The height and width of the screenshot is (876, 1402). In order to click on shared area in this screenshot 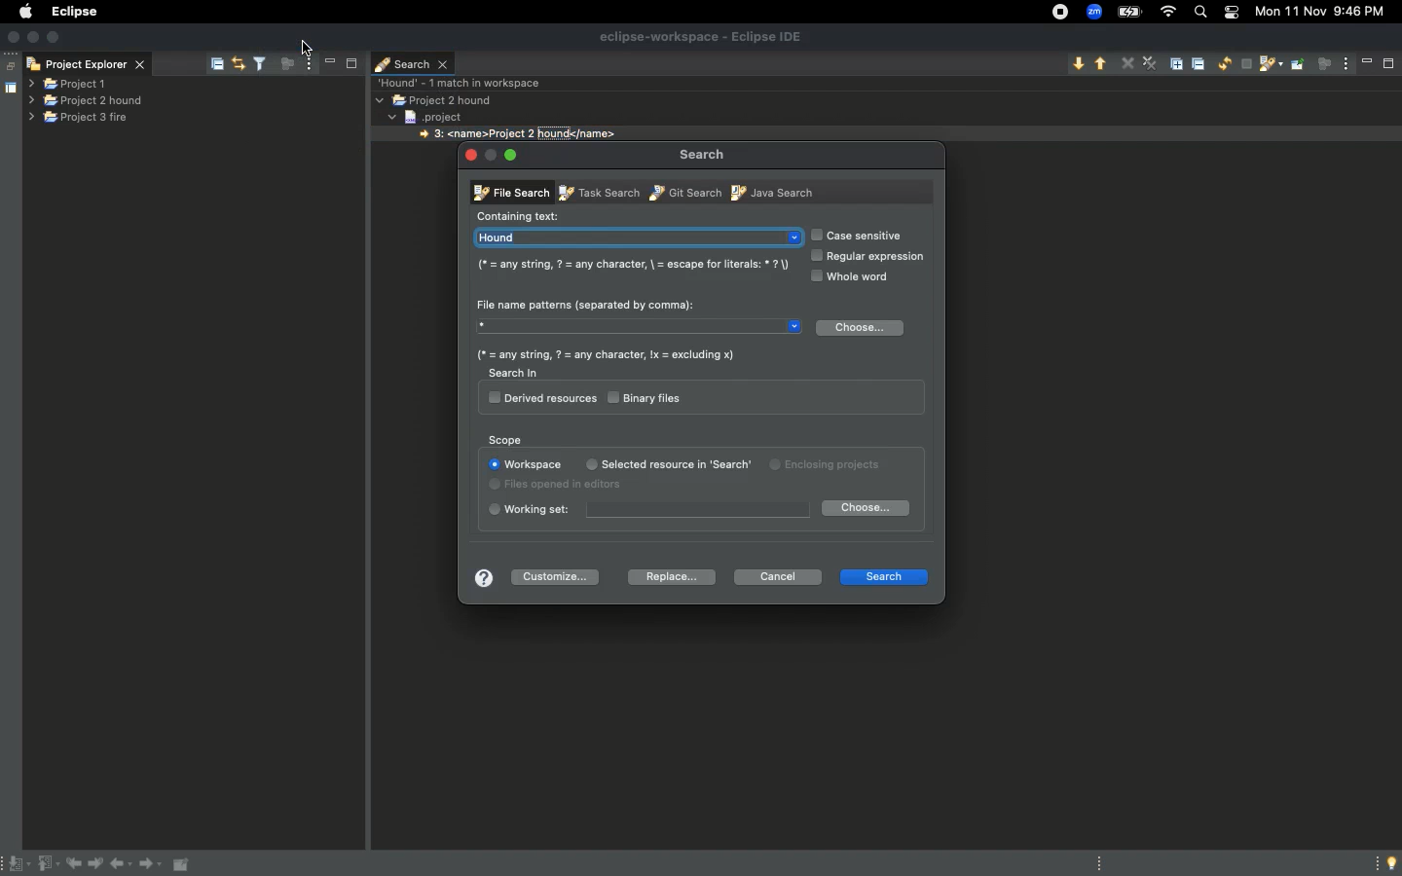, I will do `click(1, 89)`.